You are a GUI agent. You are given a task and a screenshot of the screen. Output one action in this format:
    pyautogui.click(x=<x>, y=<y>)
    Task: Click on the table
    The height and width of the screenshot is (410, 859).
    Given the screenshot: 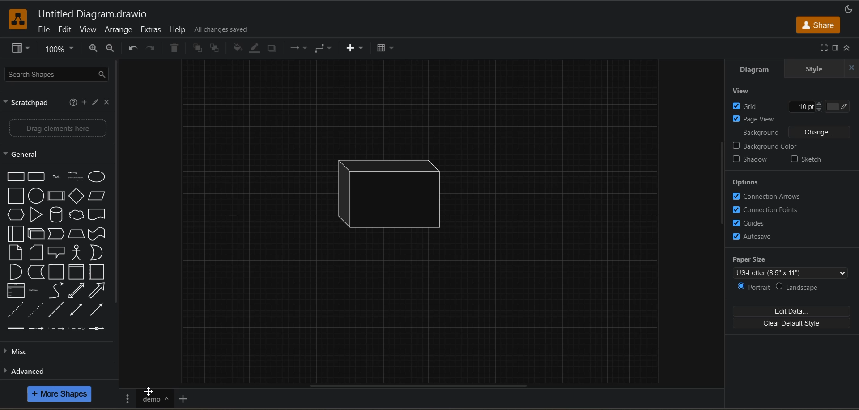 What is the action you would take?
    pyautogui.click(x=386, y=48)
    